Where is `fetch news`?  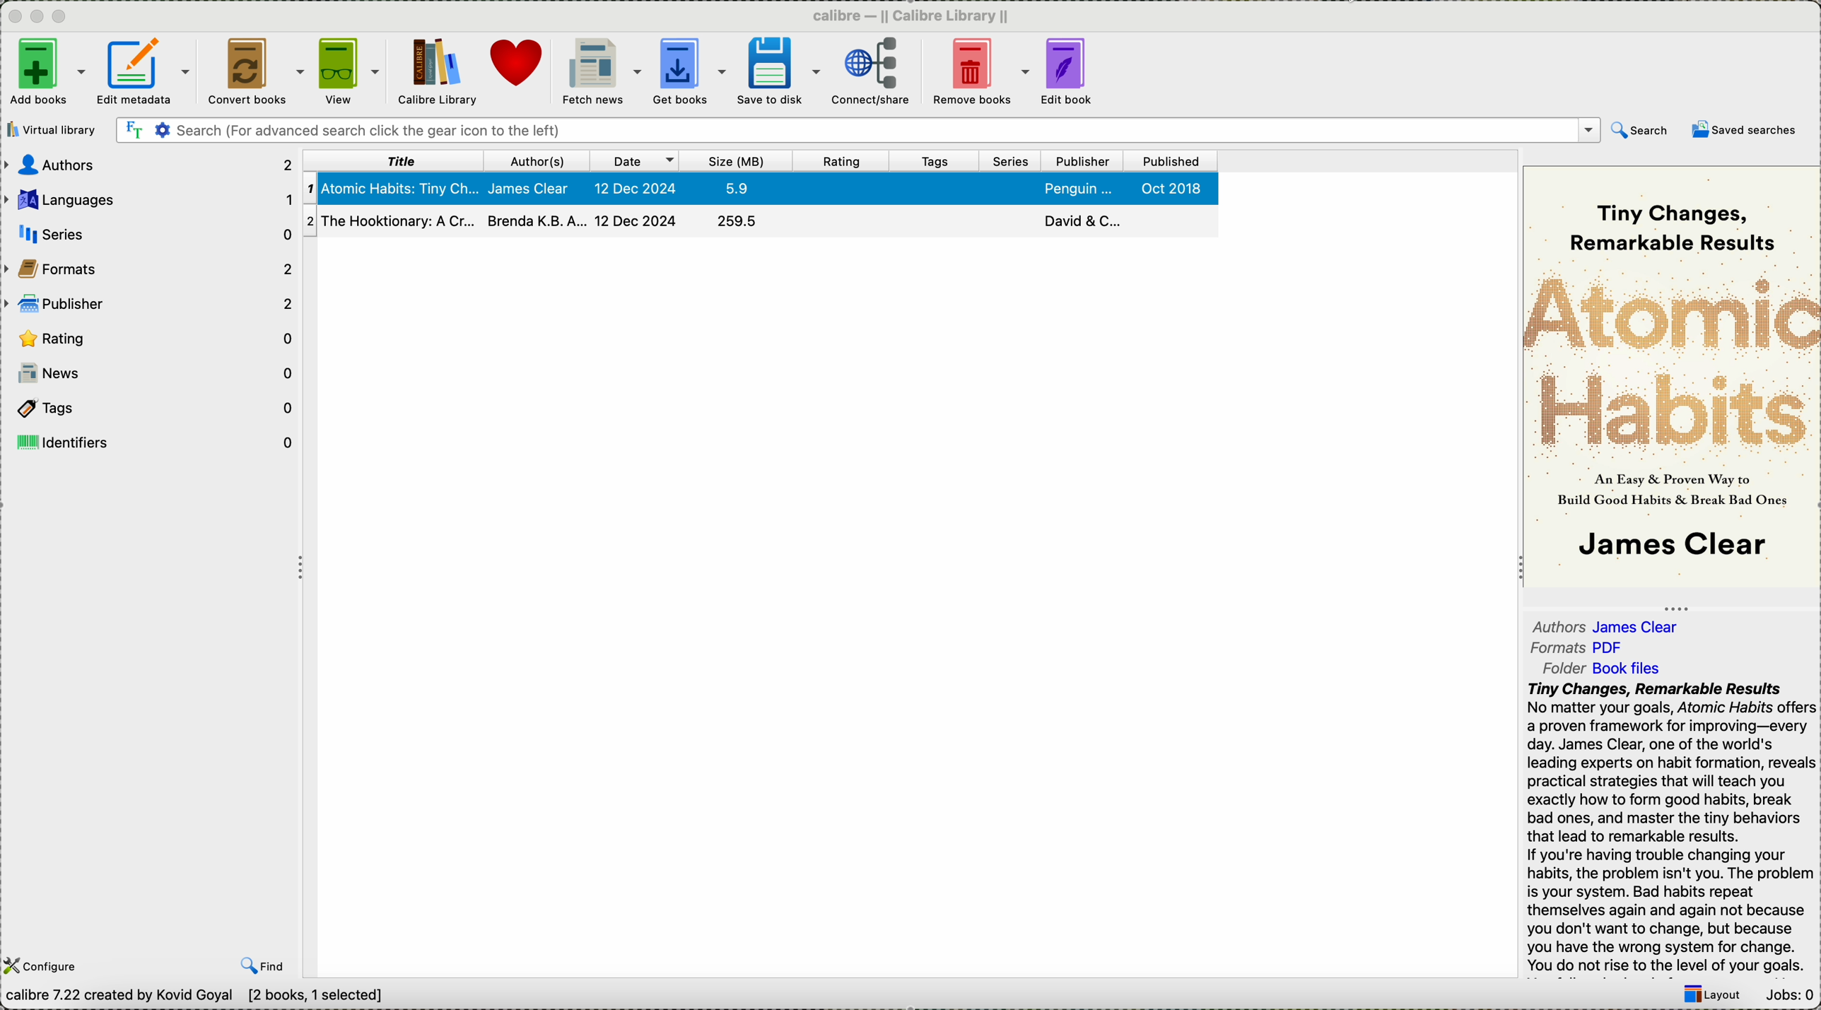
fetch news is located at coordinates (601, 72).